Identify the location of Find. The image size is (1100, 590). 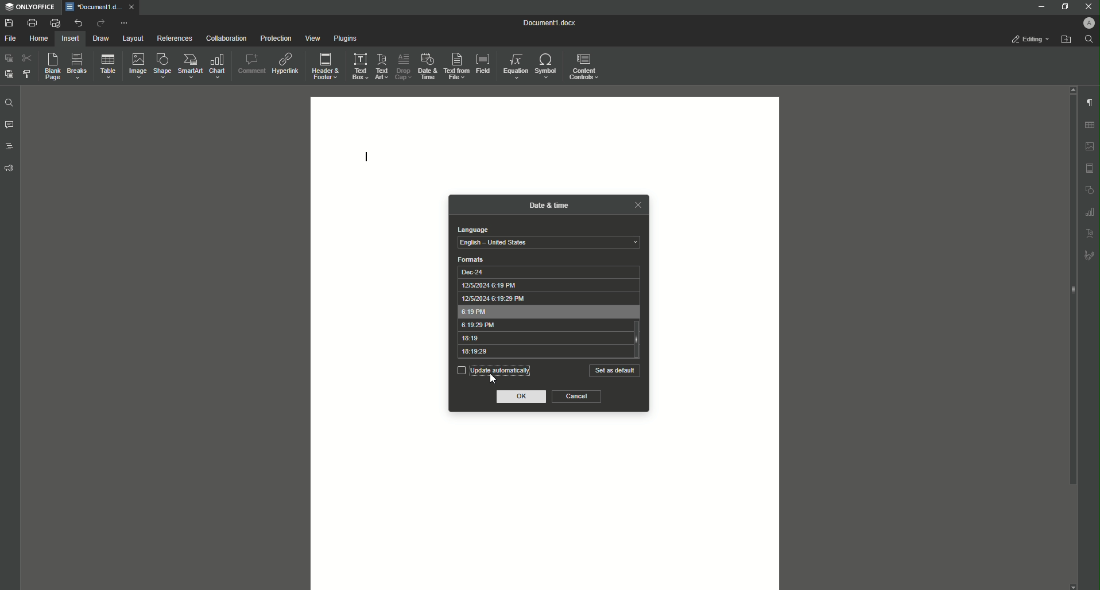
(1089, 39).